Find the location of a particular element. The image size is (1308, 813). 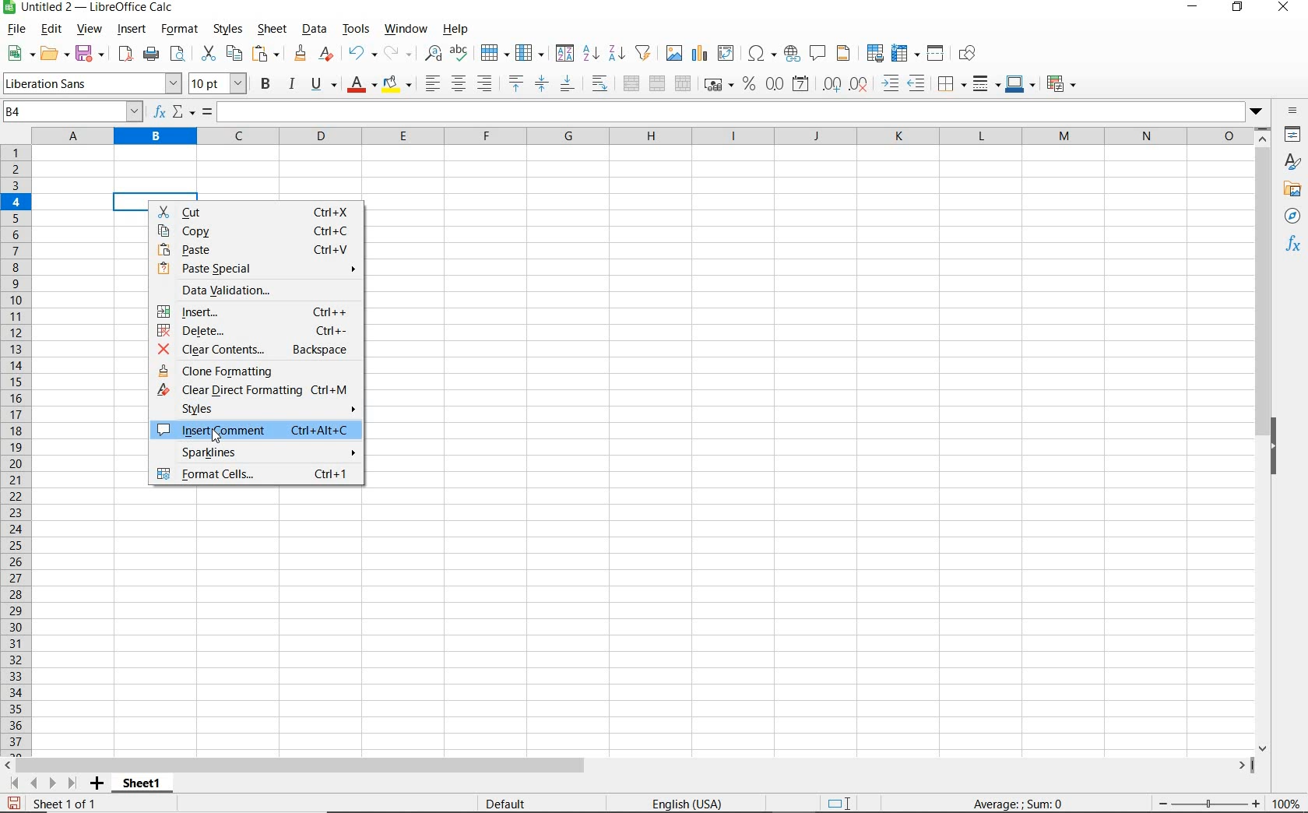

insert comment is located at coordinates (818, 54).